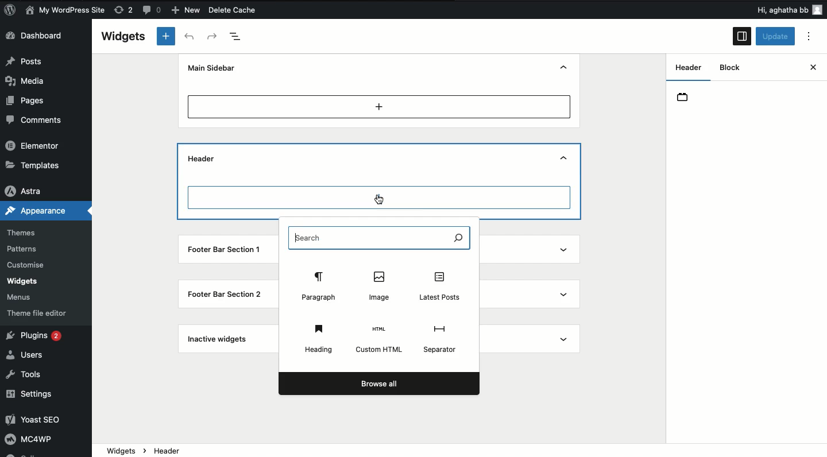 The image size is (827, 457). I want to click on Image, so click(381, 285).